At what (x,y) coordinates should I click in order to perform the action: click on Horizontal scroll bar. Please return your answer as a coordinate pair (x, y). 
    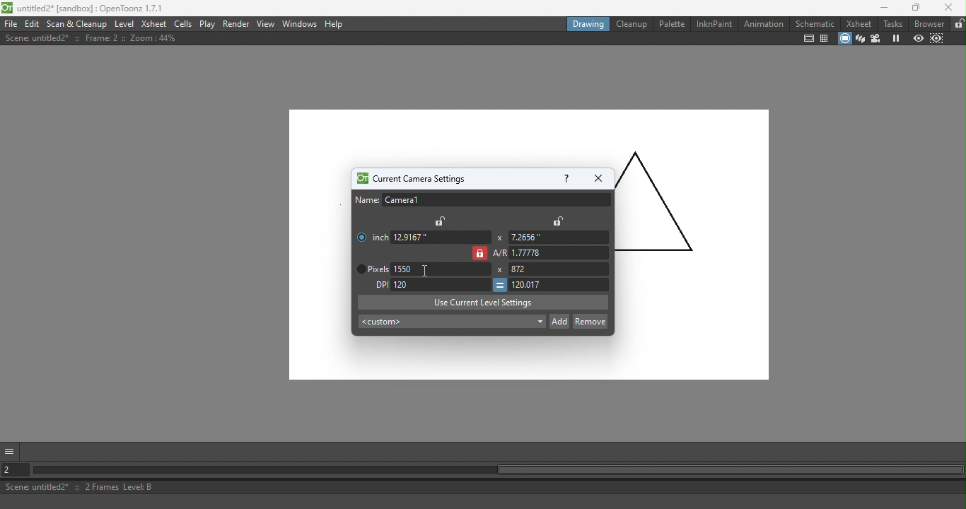
    Looking at the image, I should click on (498, 471).